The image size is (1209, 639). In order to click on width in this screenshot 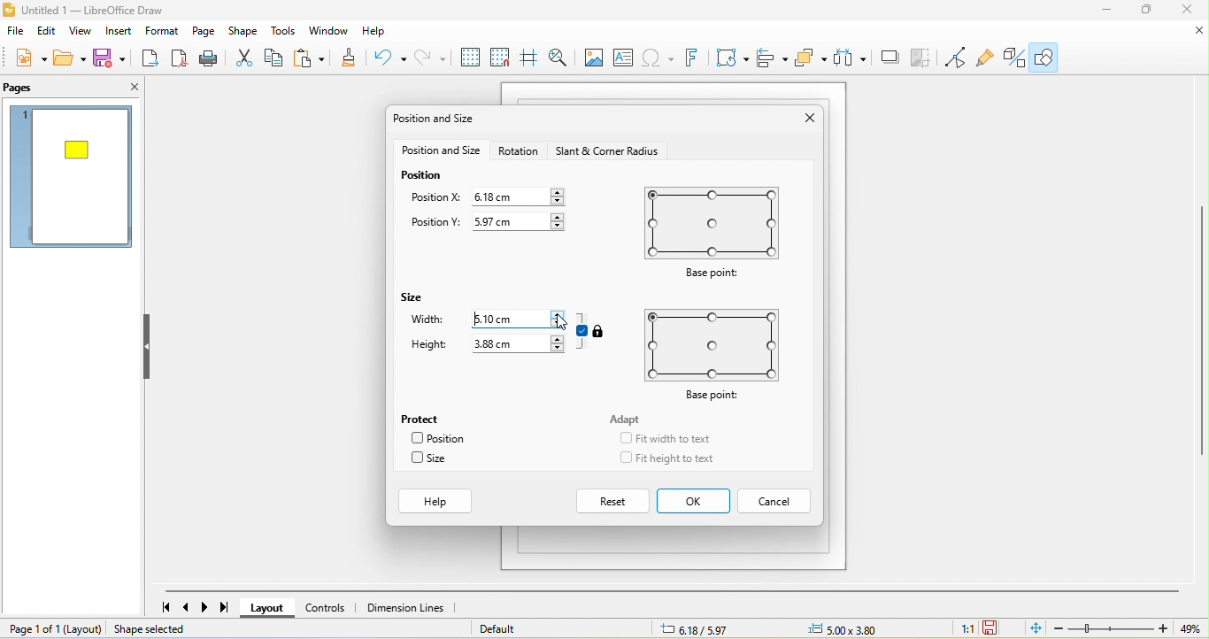, I will do `click(427, 322)`.